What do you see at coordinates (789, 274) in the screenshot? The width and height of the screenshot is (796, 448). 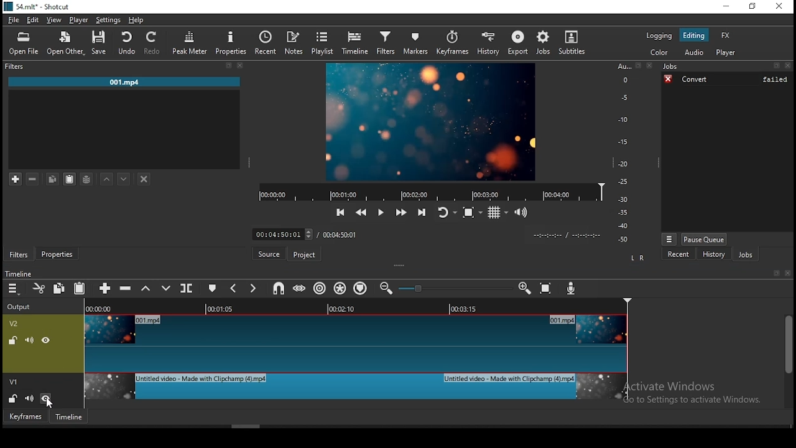 I see `close` at bounding box center [789, 274].